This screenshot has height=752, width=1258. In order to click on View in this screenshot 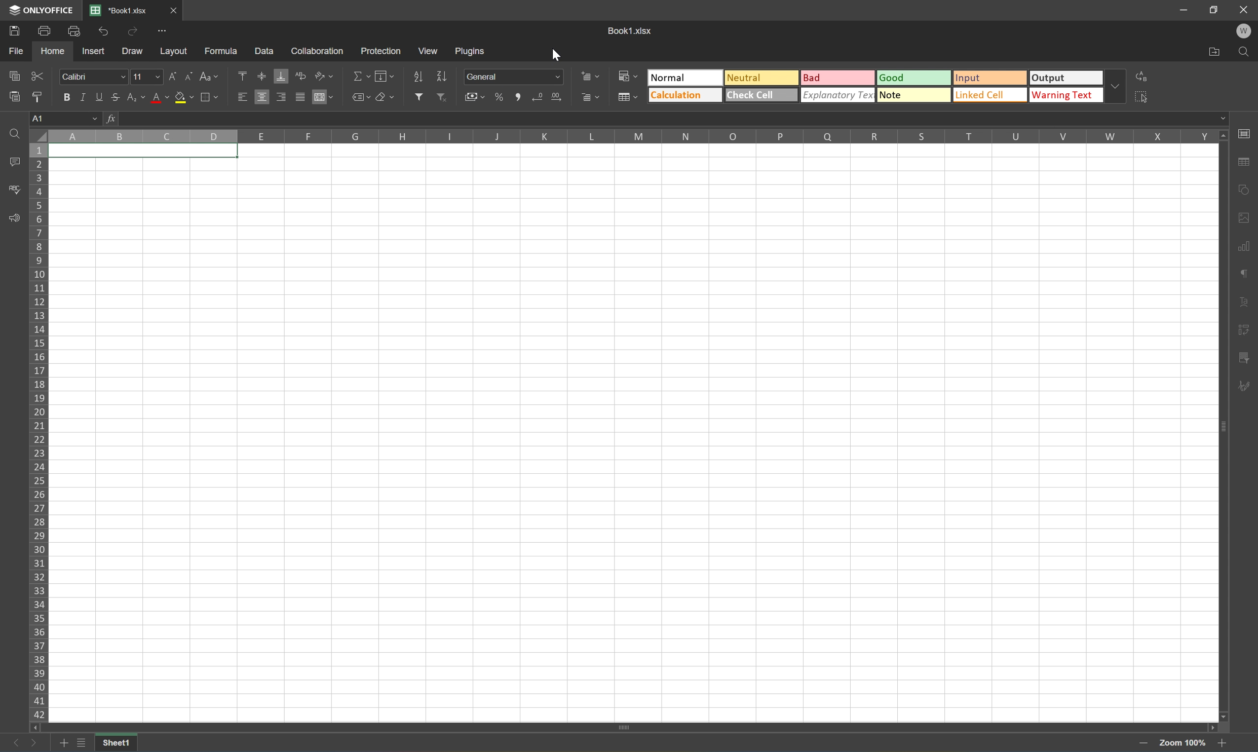, I will do `click(429, 50)`.